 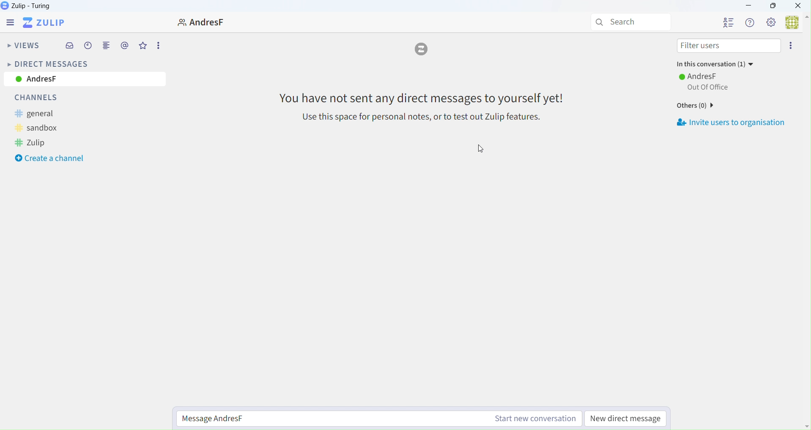 What do you see at coordinates (751, 5) in the screenshot?
I see `minimize` at bounding box center [751, 5].